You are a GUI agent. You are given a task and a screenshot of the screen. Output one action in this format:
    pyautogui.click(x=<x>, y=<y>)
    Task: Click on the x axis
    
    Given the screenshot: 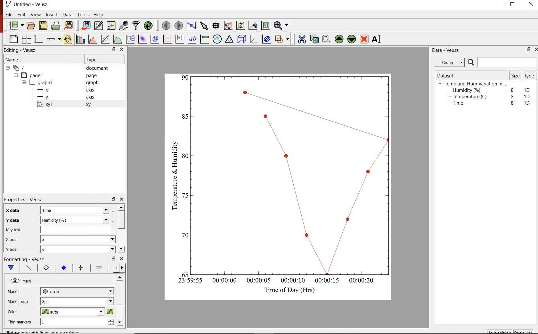 What is the action you would take?
    pyautogui.click(x=15, y=239)
    